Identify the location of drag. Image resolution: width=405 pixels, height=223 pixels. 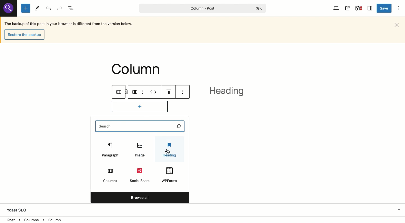
(143, 90).